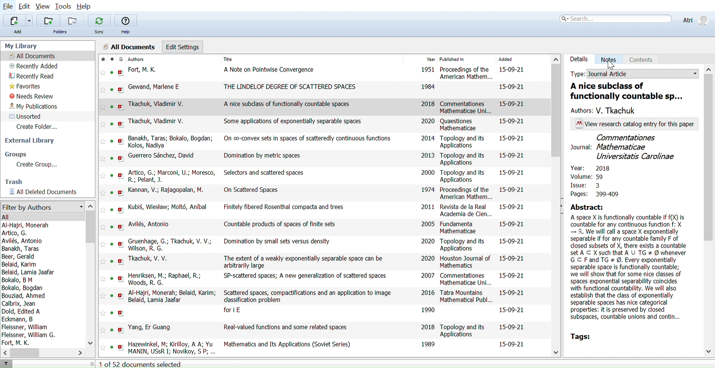 Image resolution: width=715 pixels, height=368 pixels. What do you see at coordinates (461, 124) in the screenshot?
I see `Quaestiones Mathematicae` at bounding box center [461, 124].